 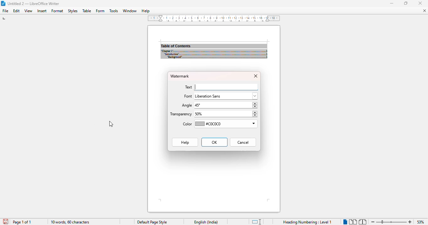 What do you see at coordinates (6, 222) in the screenshot?
I see `click to save document` at bounding box center [6, 222].